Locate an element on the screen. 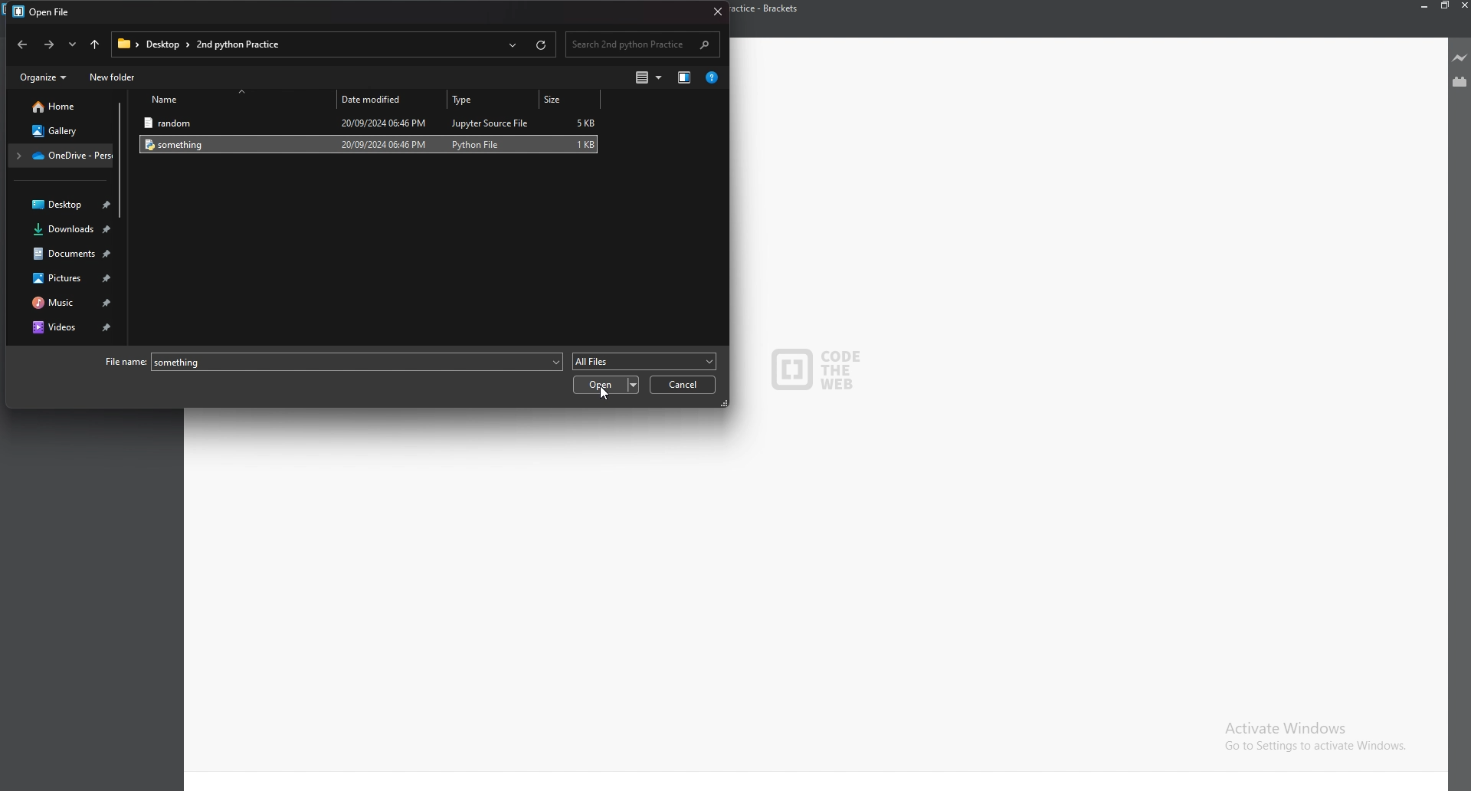  help is located at coordinates (713, 77).